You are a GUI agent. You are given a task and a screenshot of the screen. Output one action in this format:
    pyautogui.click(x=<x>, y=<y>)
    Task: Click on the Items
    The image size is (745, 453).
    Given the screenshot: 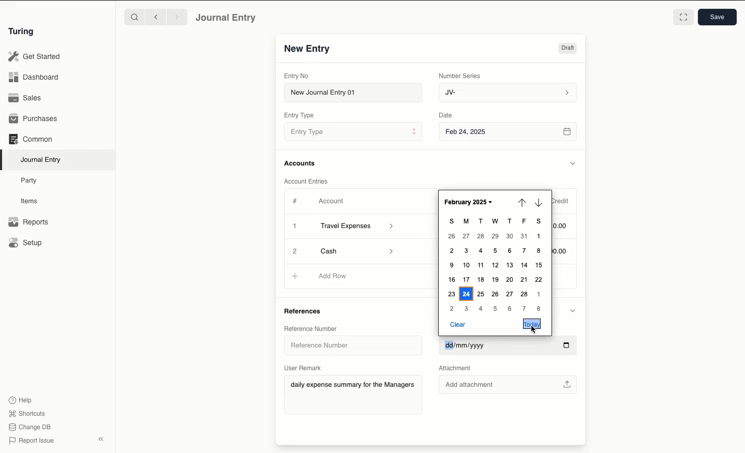 What is the action you would take?
    pyautogui.click(x=29, y=201)
    